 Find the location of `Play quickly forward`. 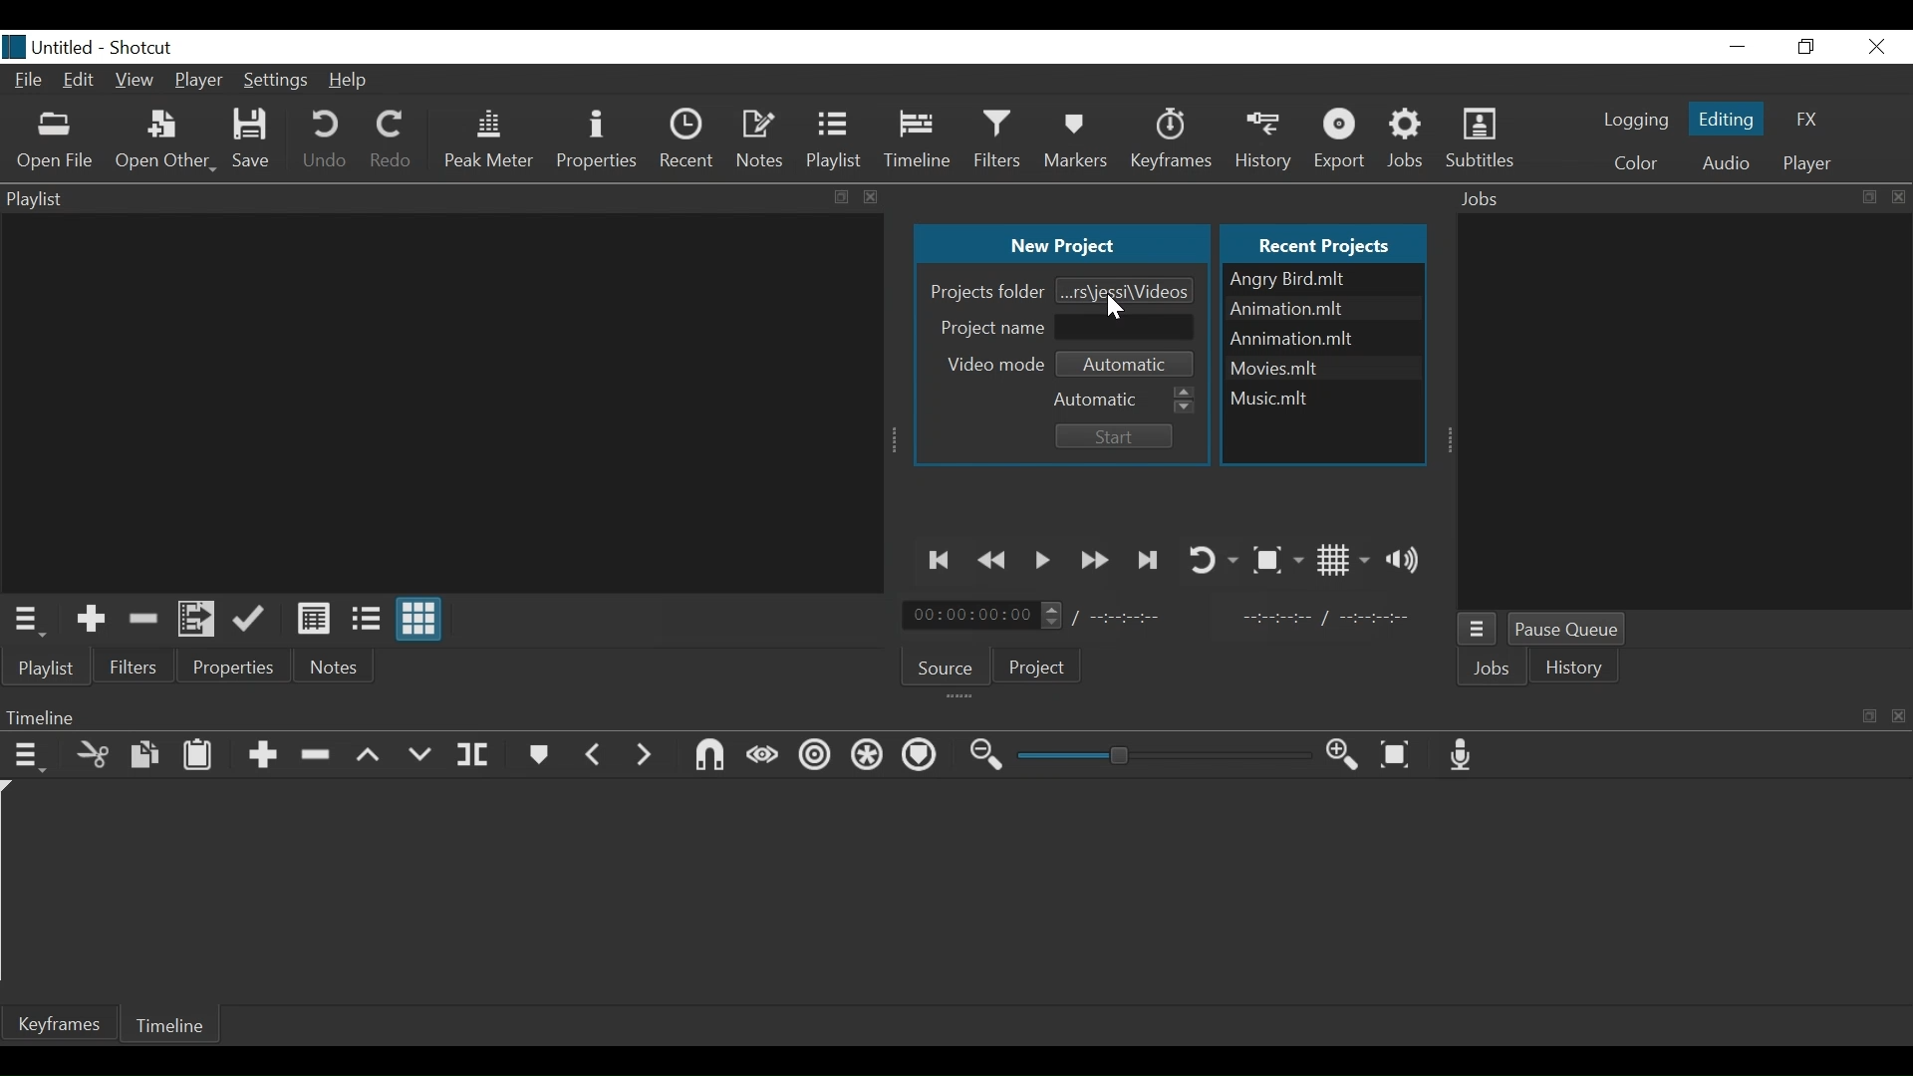

Play quickly forward is located at coordinates (1095, 560).